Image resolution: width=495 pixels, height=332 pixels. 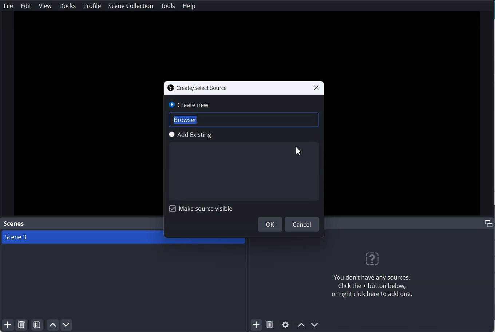 I want to click on Scene Collection, so click(x=131, y=6).